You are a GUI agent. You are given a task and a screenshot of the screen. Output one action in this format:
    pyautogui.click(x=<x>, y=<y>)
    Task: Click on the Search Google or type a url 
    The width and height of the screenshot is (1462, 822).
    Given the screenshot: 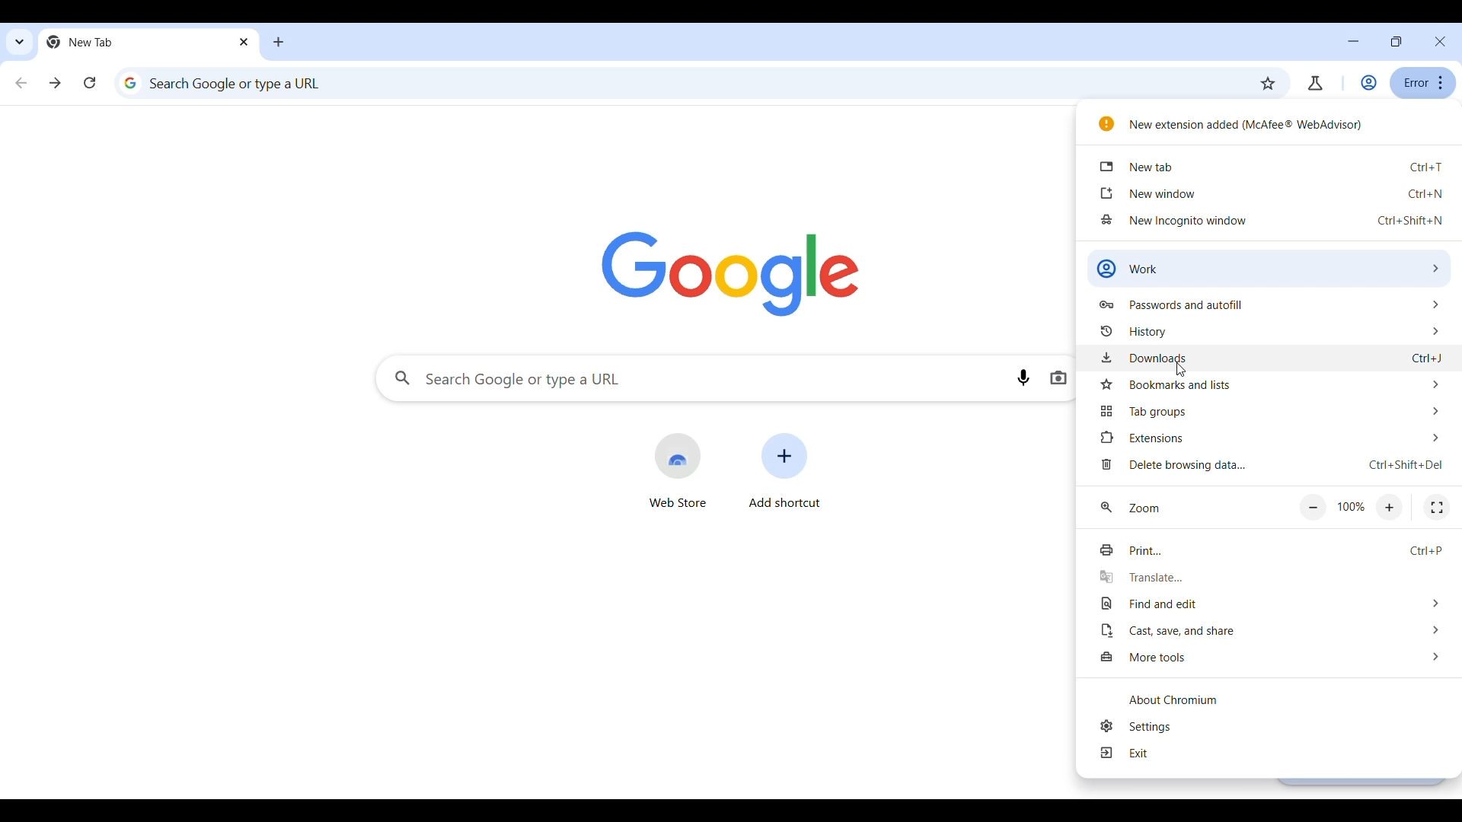 What is the action you would take?
    pyautogui.click(x=680, y=79)
    